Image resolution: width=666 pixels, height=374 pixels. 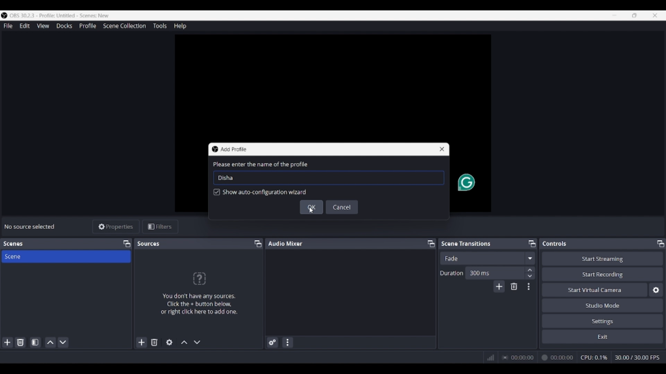 What do you see at coordinates (88, 26) in the screenshot?
I see `Profile menu, highlighted by cursor` at bounding box center [88, 26].